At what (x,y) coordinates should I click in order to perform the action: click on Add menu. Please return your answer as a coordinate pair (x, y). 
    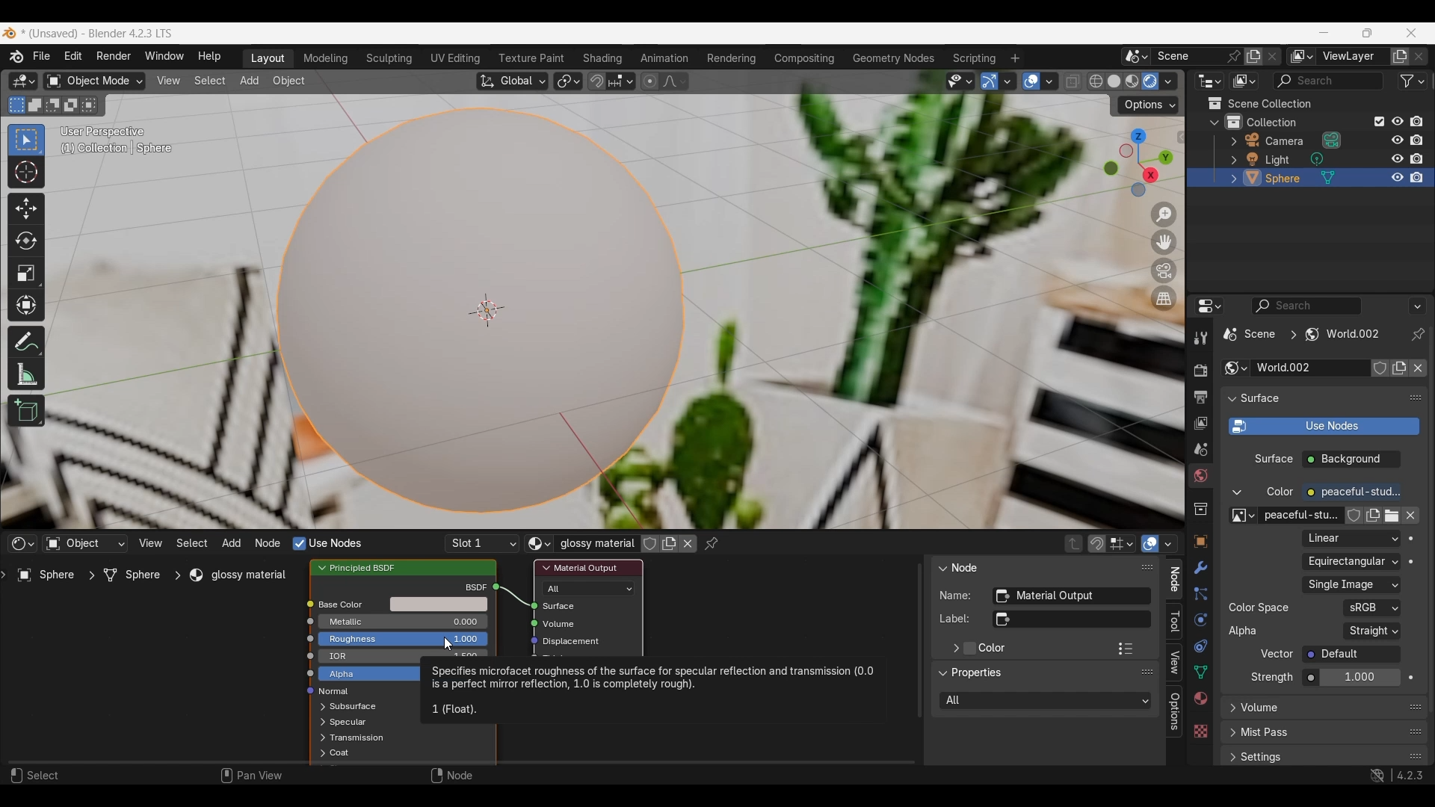
    Looking at the image, I should click on (250, 81).